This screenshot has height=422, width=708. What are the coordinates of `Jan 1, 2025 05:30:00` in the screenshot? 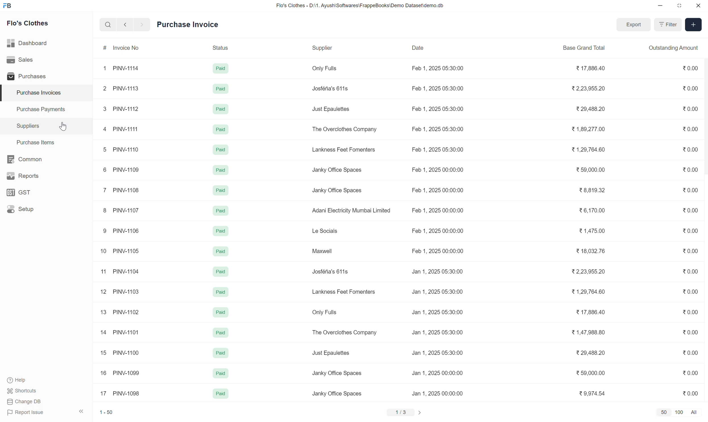 It's located at (438, 353).